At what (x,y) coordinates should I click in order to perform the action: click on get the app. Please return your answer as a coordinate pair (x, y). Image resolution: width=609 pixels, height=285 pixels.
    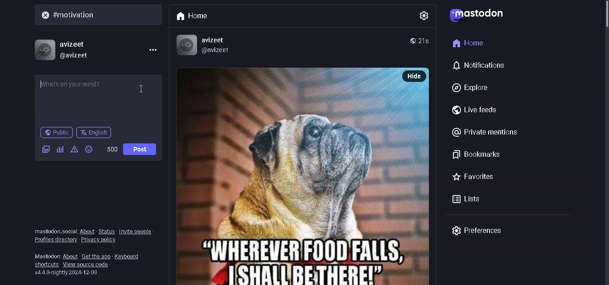
    Looking at the image, I should click on (96, 255).